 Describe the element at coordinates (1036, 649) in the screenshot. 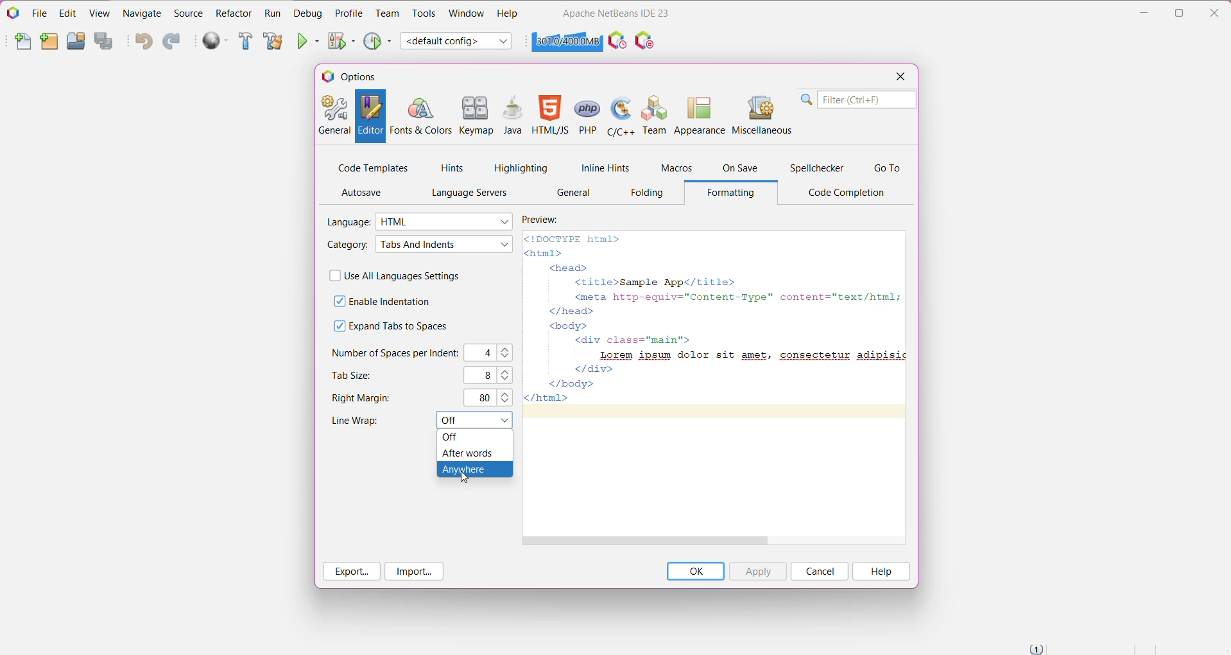

I see `Notifications` at that location.